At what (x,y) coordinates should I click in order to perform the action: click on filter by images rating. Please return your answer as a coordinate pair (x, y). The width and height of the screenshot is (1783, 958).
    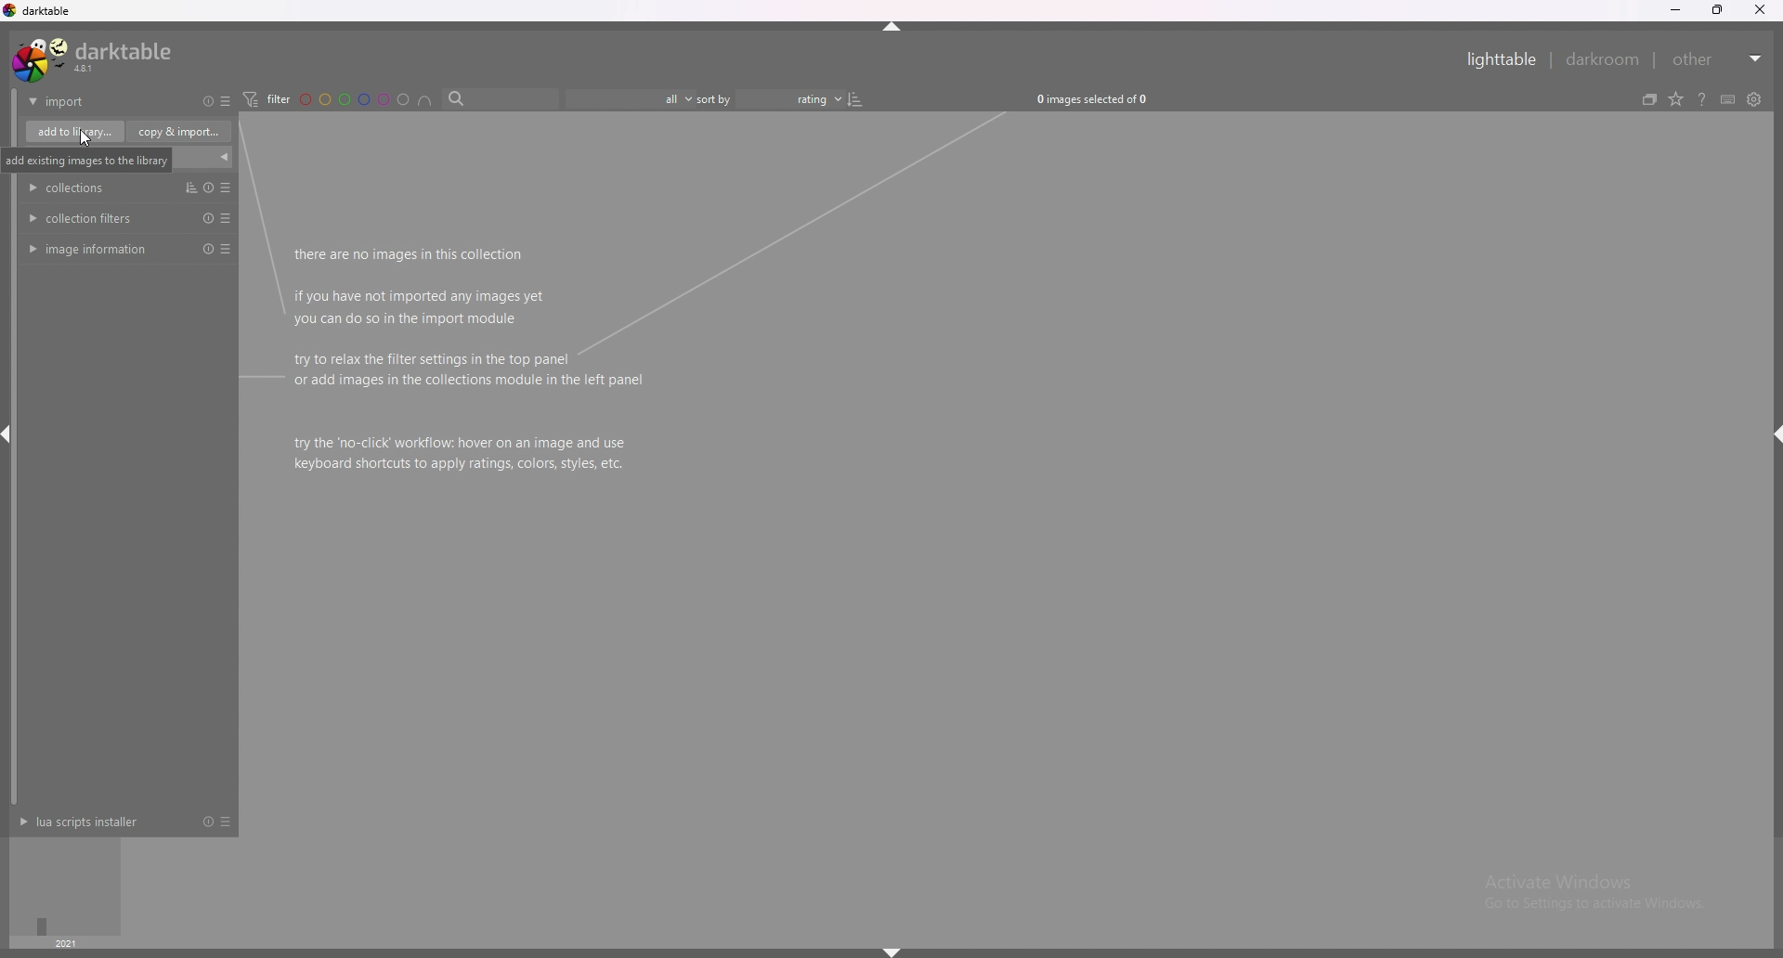
    Looking at the image, I should click on (628, 99).